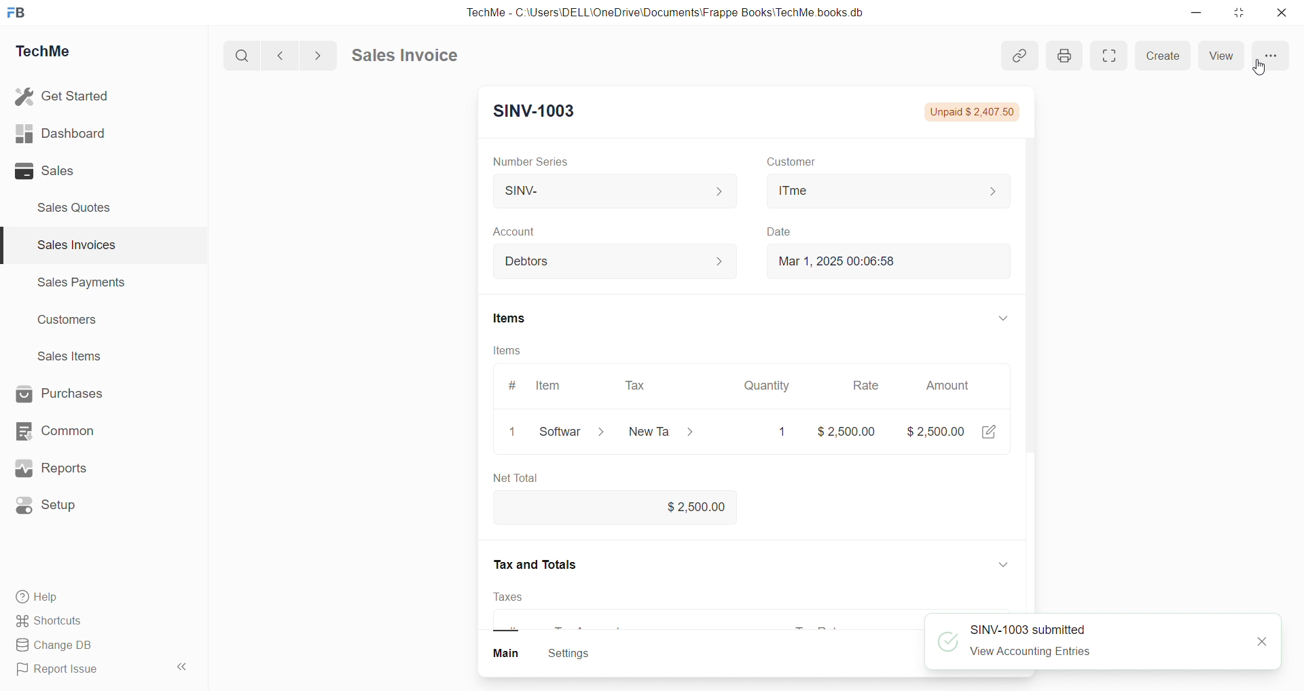 This screenshot has height=691, width=1304. Describe the element at coordinates (776, 384) in the screenshot. I see `Quantity` at that location.